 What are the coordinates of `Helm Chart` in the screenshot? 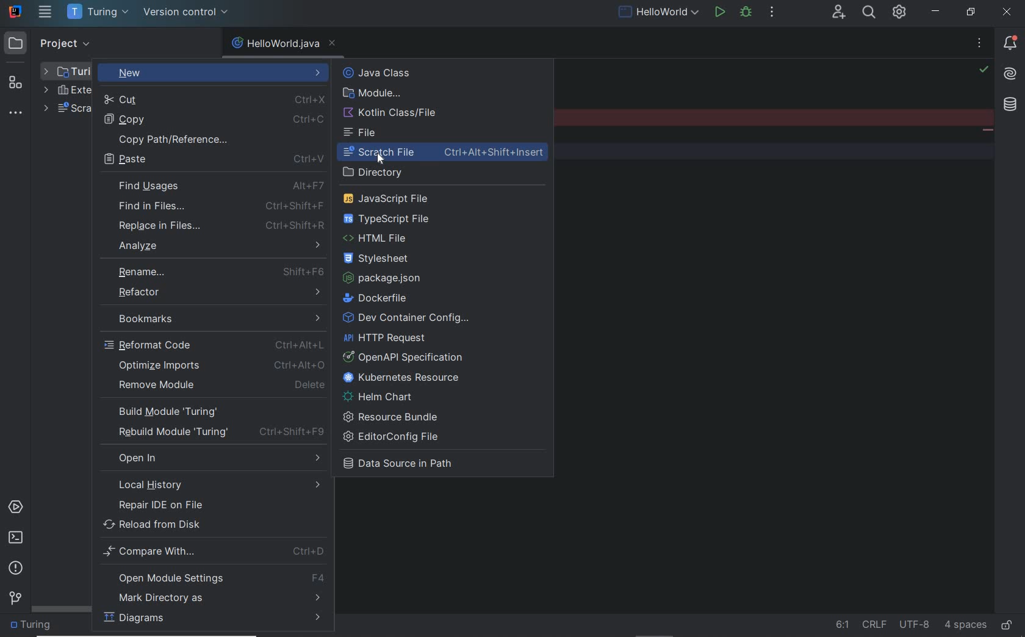 It's located at (382, 397).